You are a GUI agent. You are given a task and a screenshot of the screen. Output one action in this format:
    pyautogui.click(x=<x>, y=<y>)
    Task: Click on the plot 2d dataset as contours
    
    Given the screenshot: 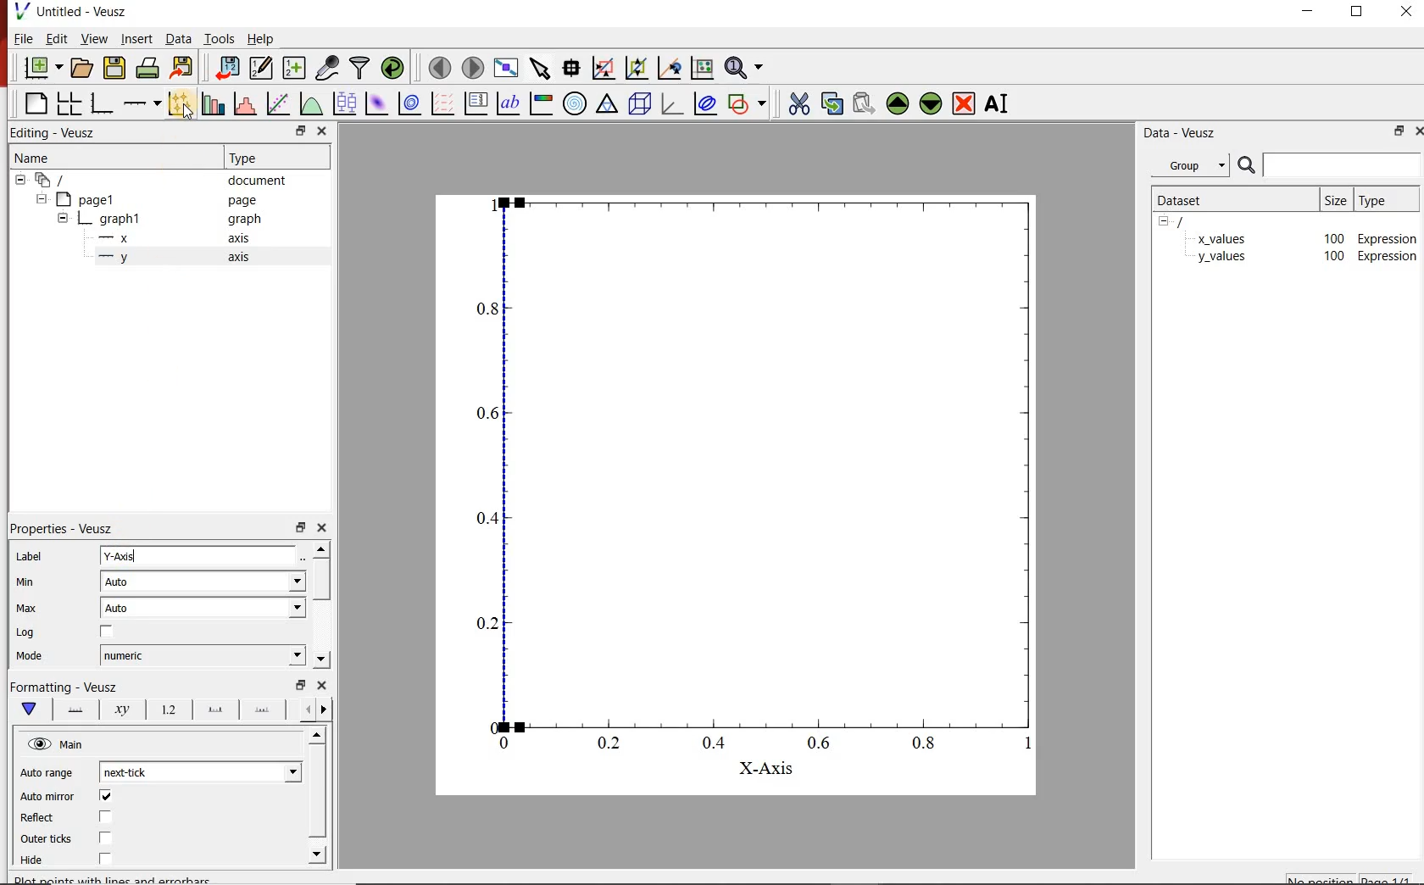 What is the action you would take?
    pyautogui.click(x=411, y=103)
    